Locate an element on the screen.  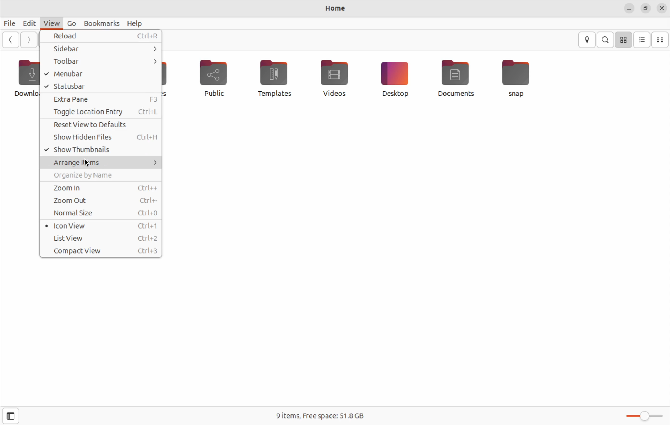
zomm in is located at coordinates (100, 187).